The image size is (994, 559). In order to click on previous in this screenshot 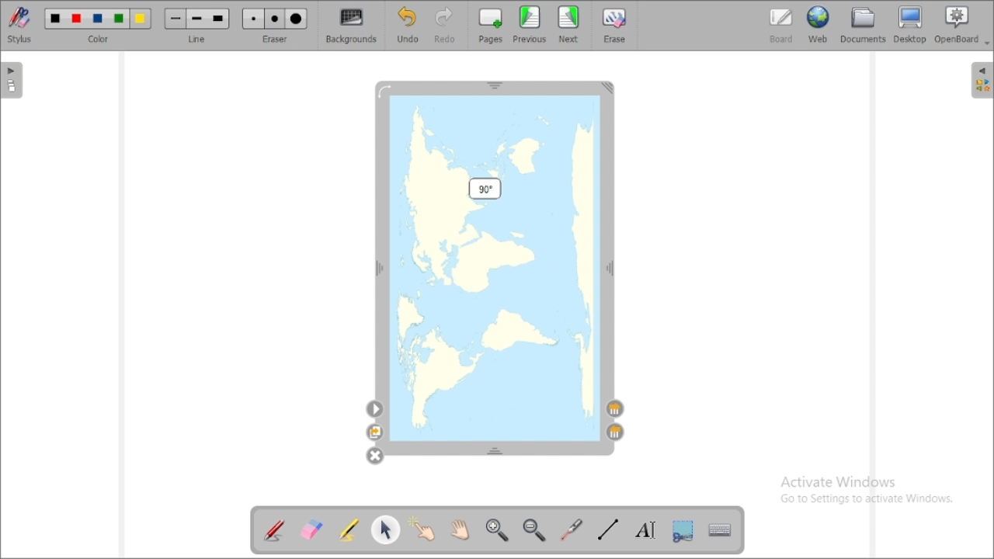, I will do `click(530, 24)`.